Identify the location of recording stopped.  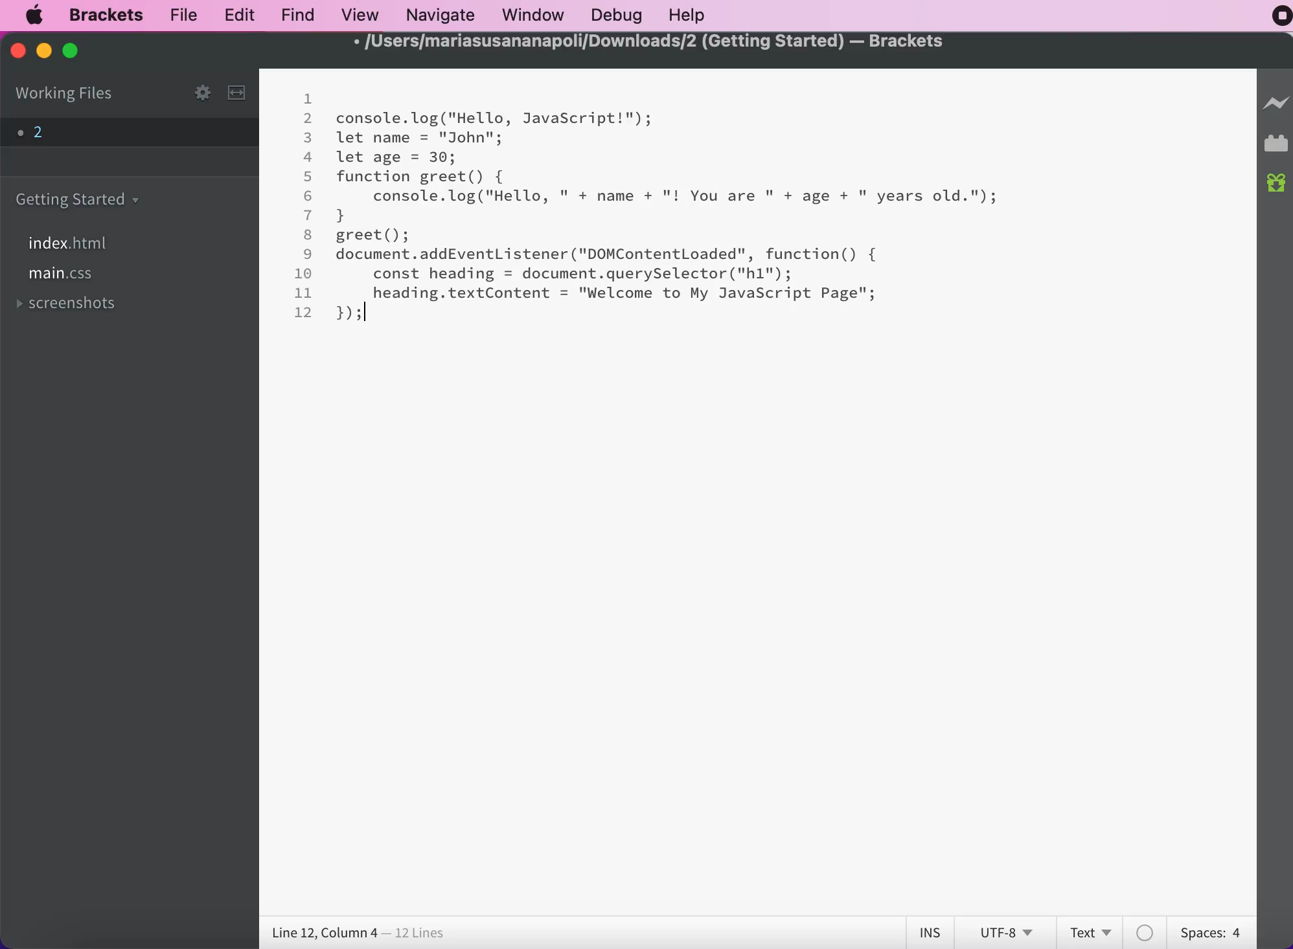
(1276, 18).